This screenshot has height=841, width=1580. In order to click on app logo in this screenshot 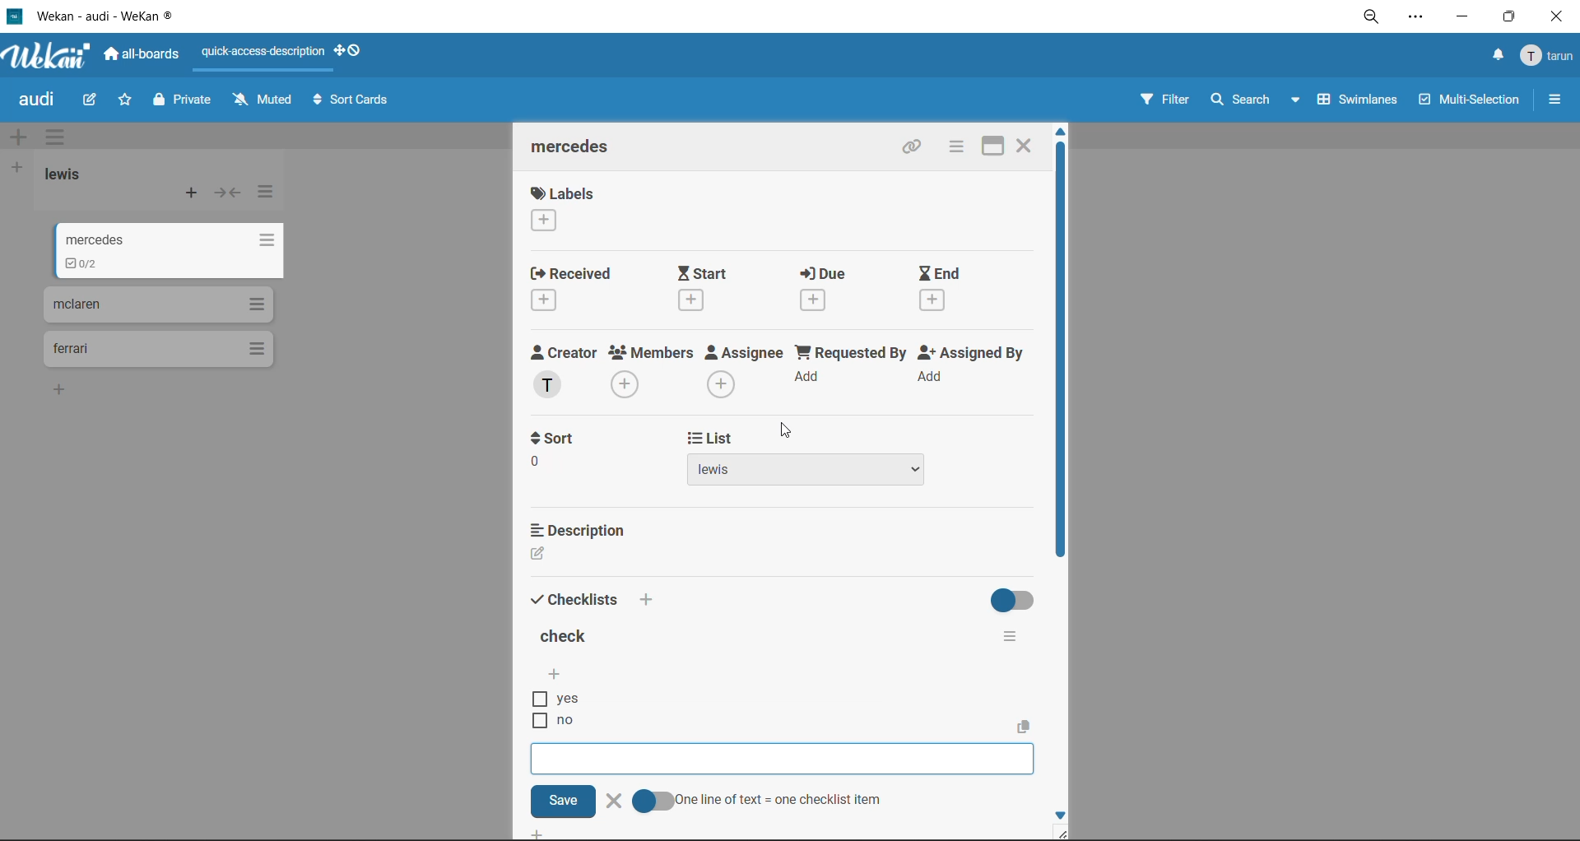, I will do `click(48, 58)`.